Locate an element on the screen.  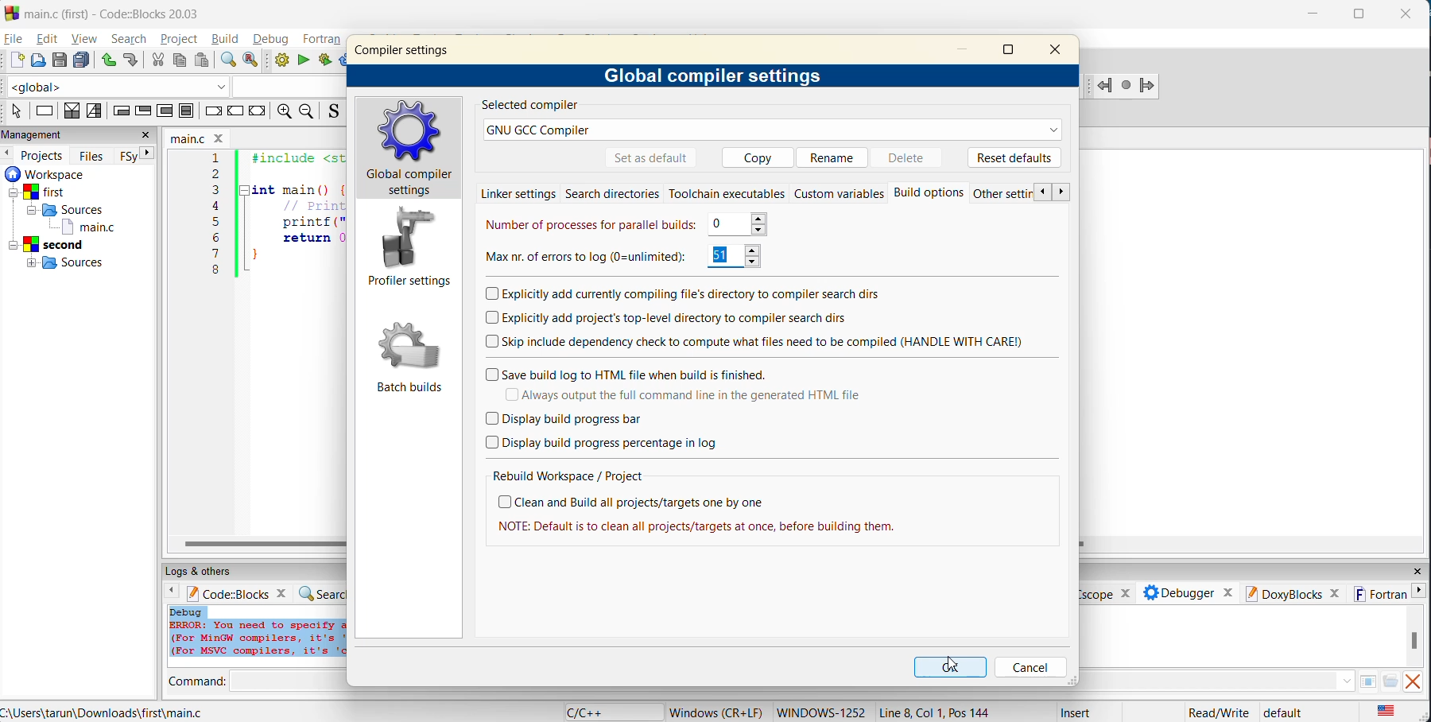
global compiler settings is located at coordinates (413, 151).